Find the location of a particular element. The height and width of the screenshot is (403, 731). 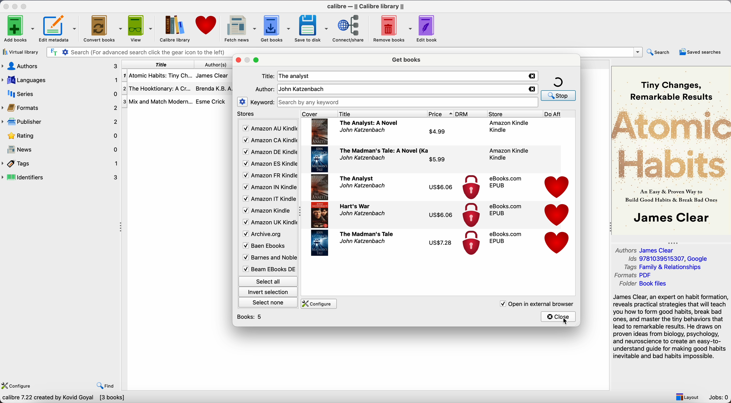

search is located at coordinates (558, 95).